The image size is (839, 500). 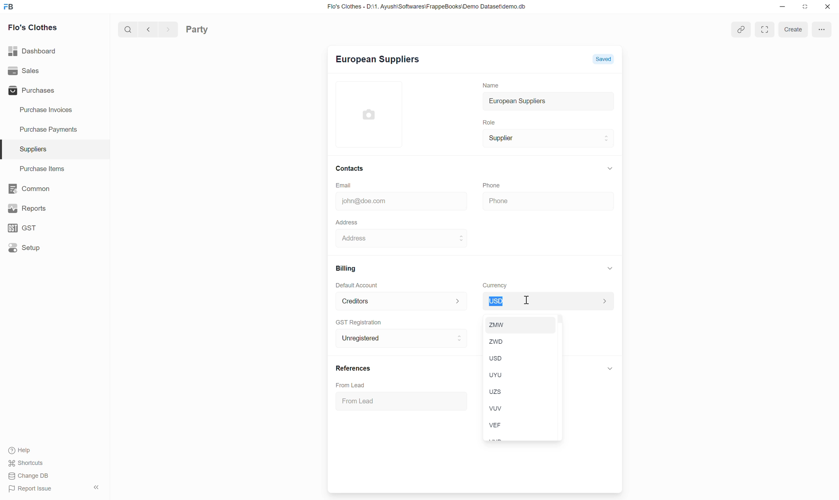 What do you see at coordinates (822, 28) in the screenshot?
I see `menu` at bounding box center [822, 28].